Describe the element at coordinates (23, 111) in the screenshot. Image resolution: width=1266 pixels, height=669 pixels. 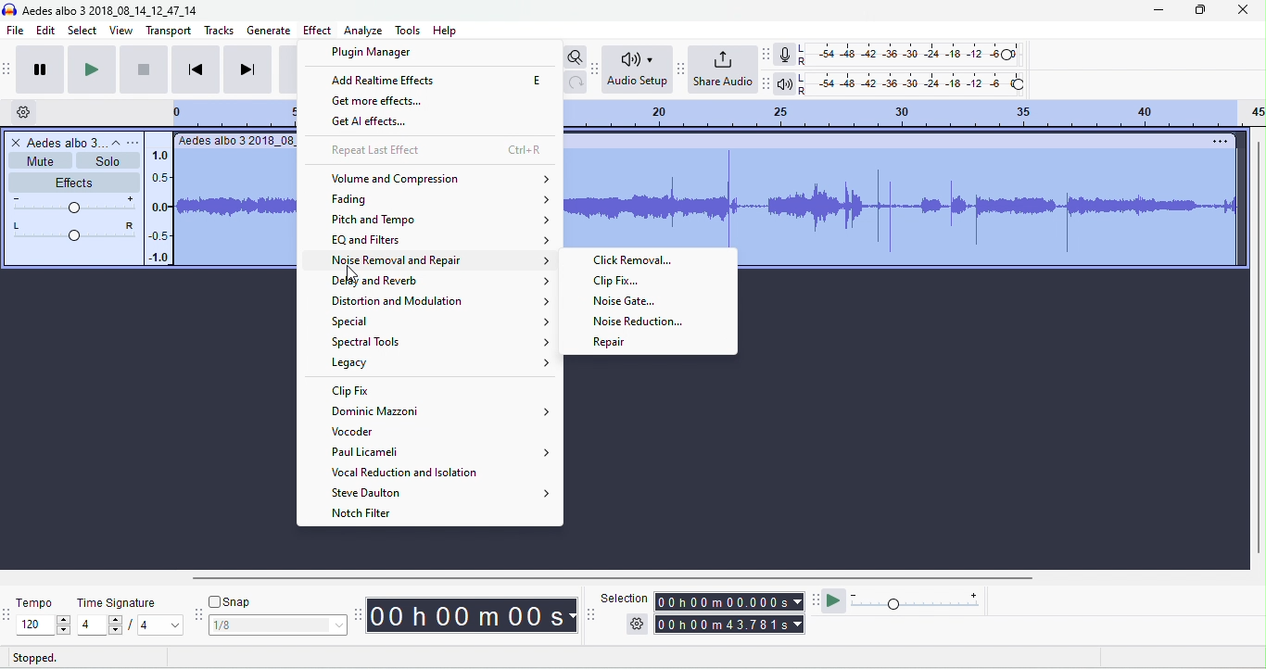
I see `timeline options` at that location.